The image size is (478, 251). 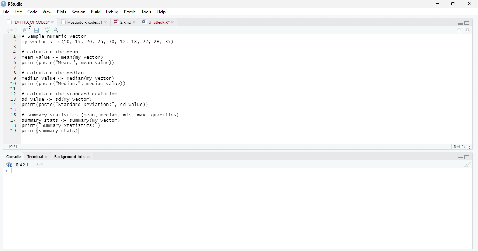 I want to click on icon, so click(x=8, y=165).